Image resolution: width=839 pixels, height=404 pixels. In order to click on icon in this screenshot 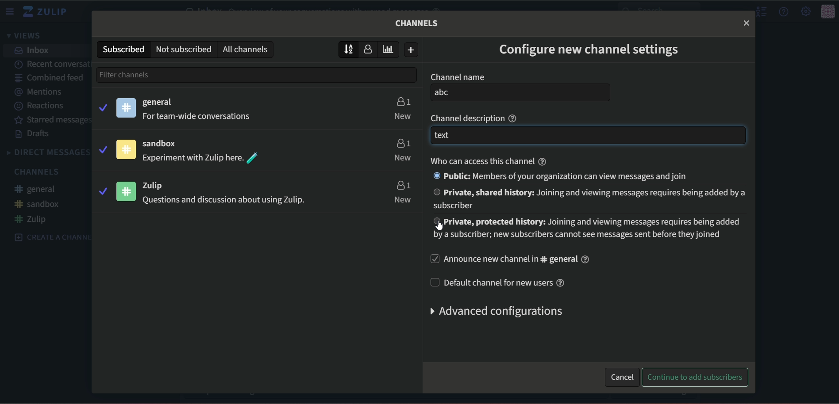, I will do `click(127, 191)`.